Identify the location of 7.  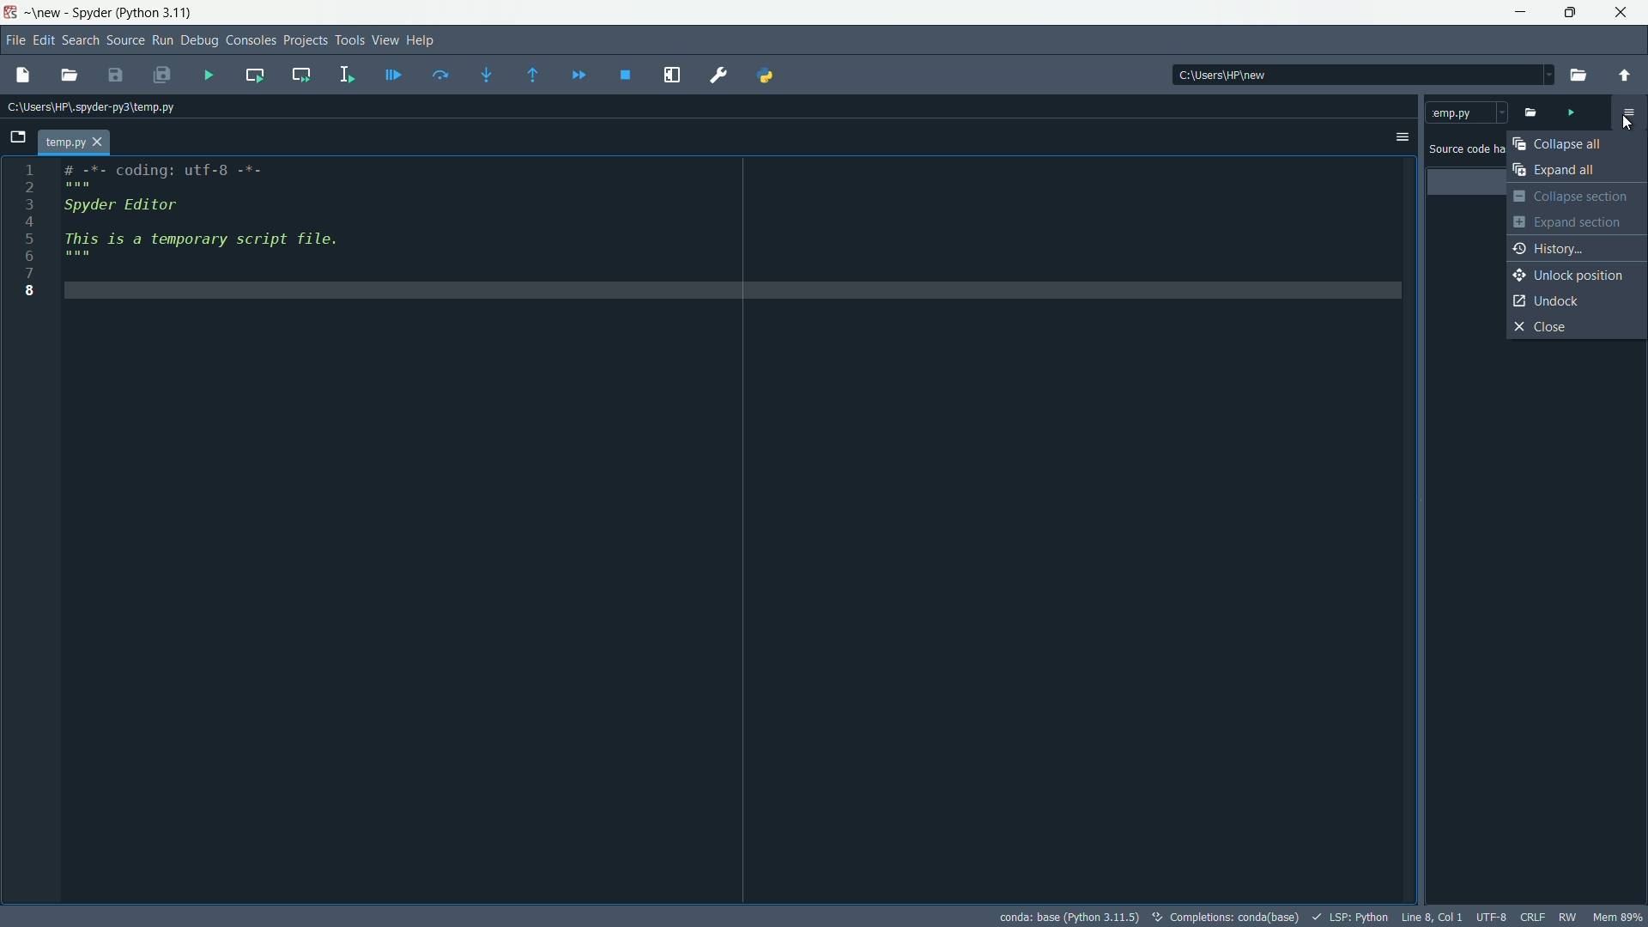
(28, 272).